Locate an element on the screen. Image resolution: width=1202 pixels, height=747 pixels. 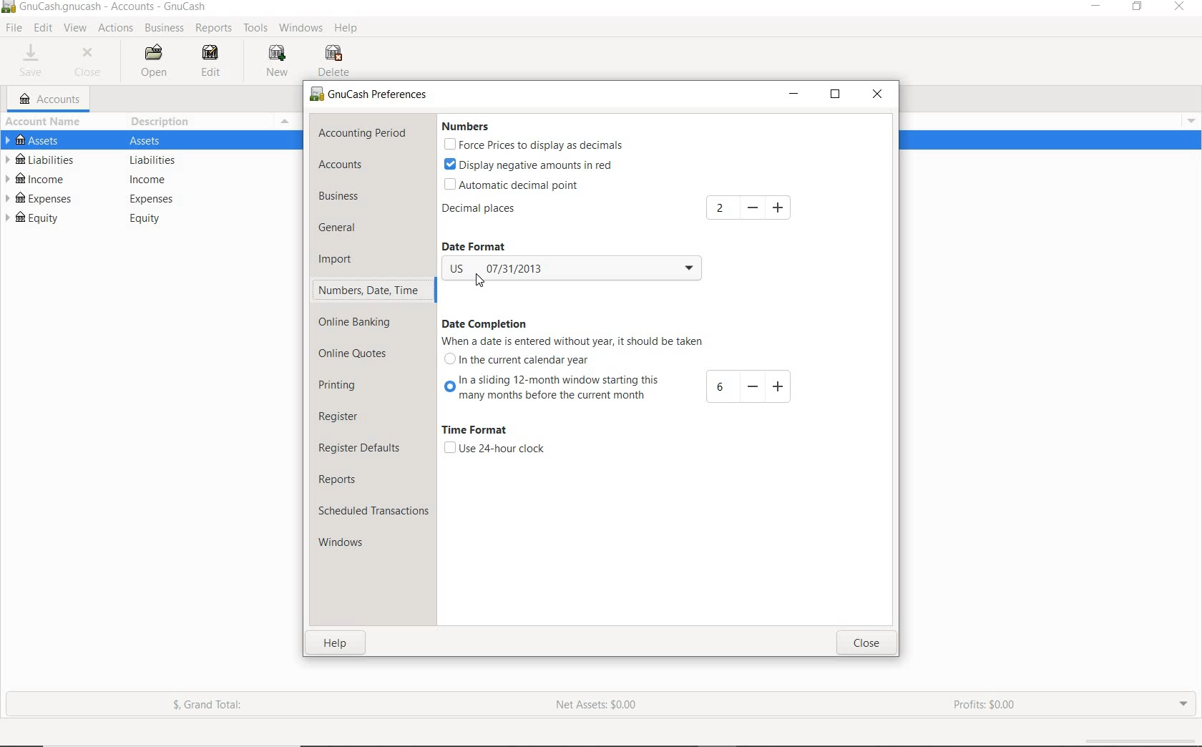
date format is located at coordinates (485, 247).